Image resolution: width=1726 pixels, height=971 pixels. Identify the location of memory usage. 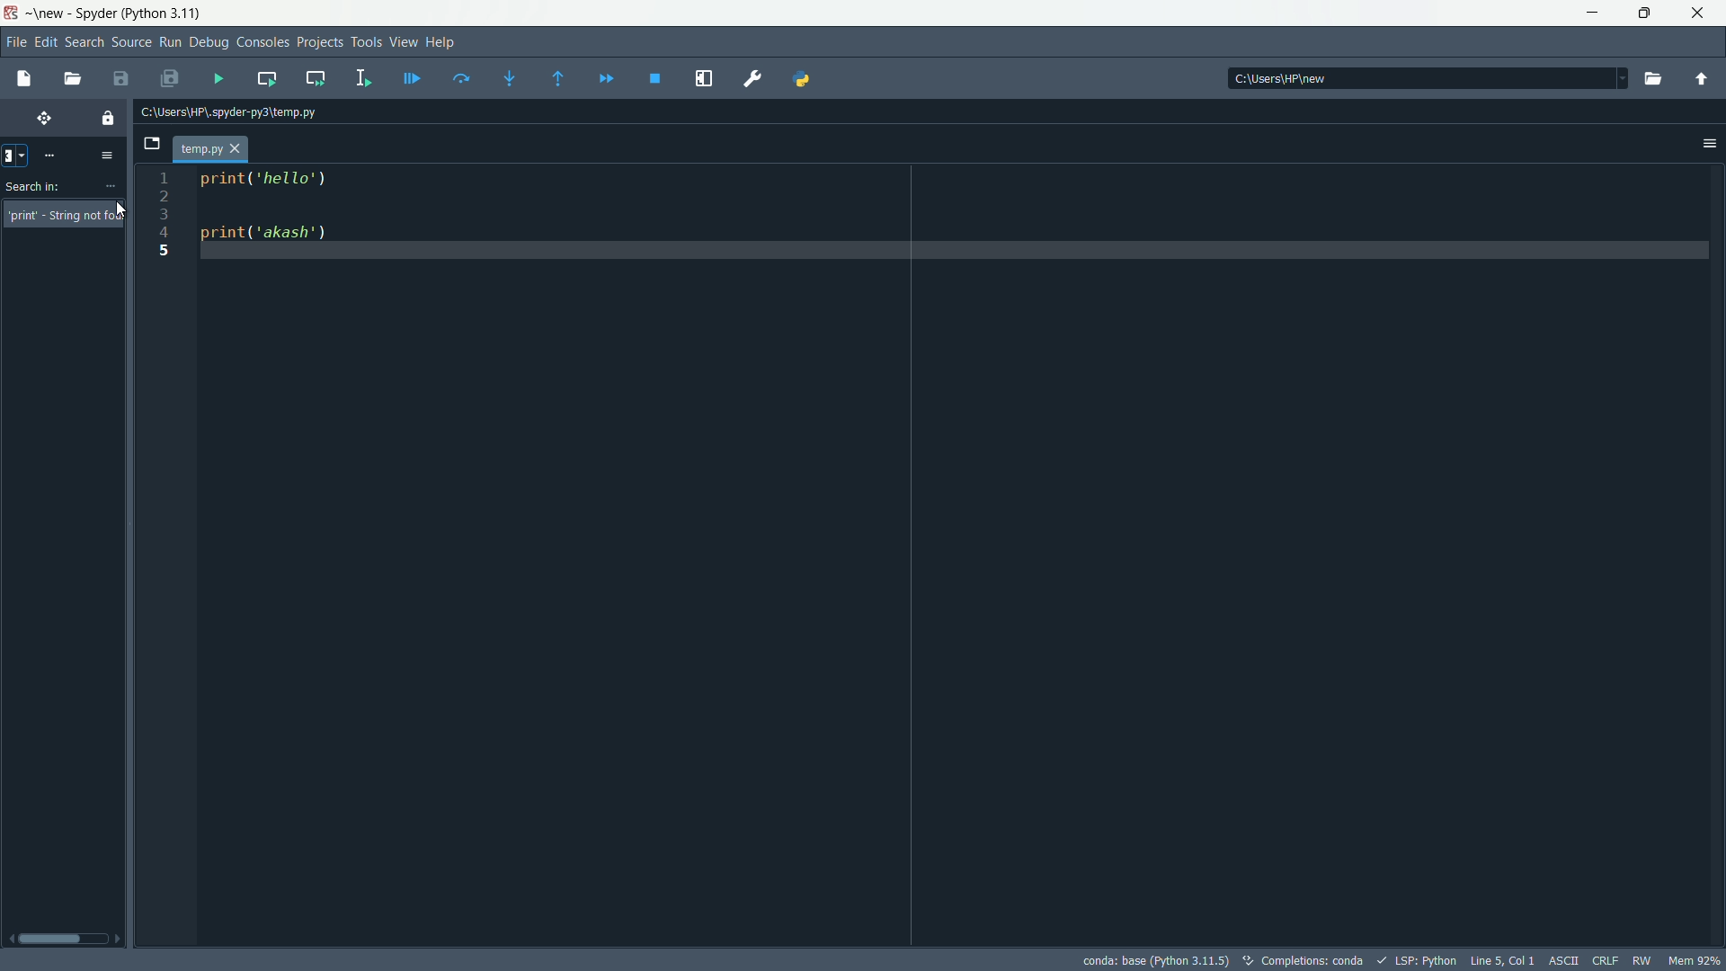
(1697, 960).